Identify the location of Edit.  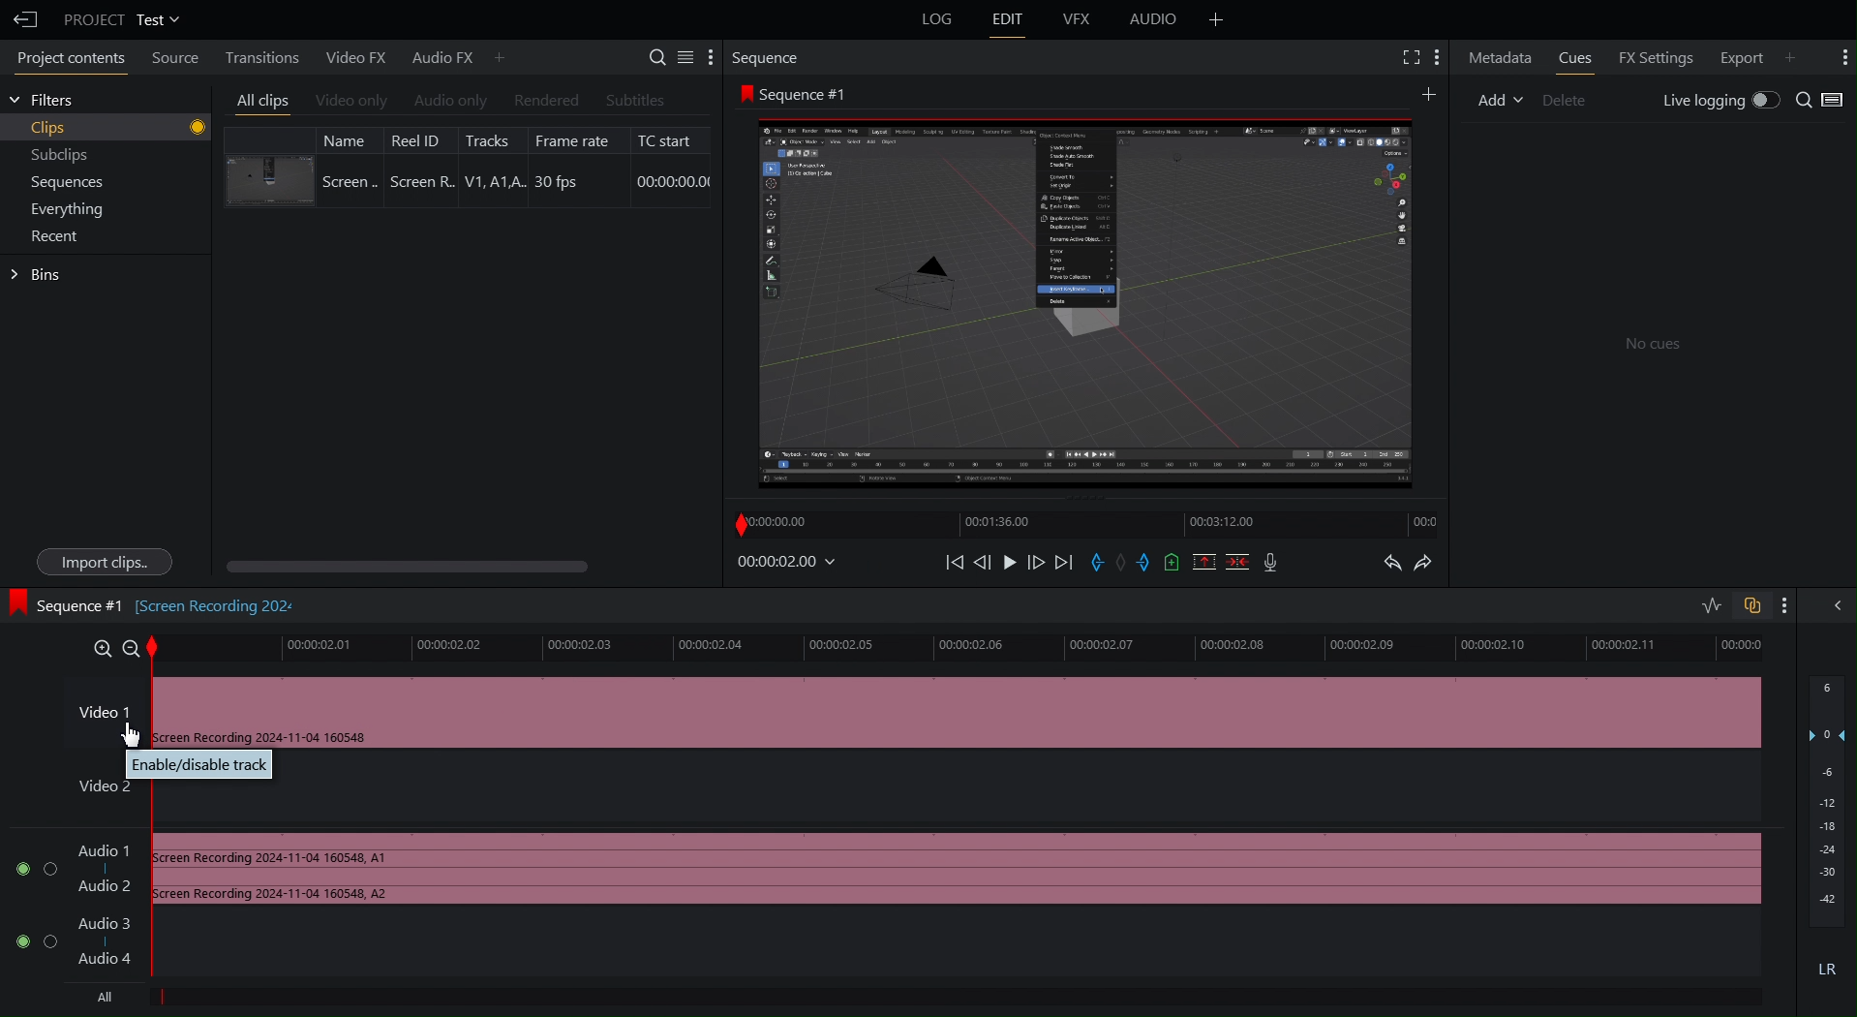
(1007, 20).